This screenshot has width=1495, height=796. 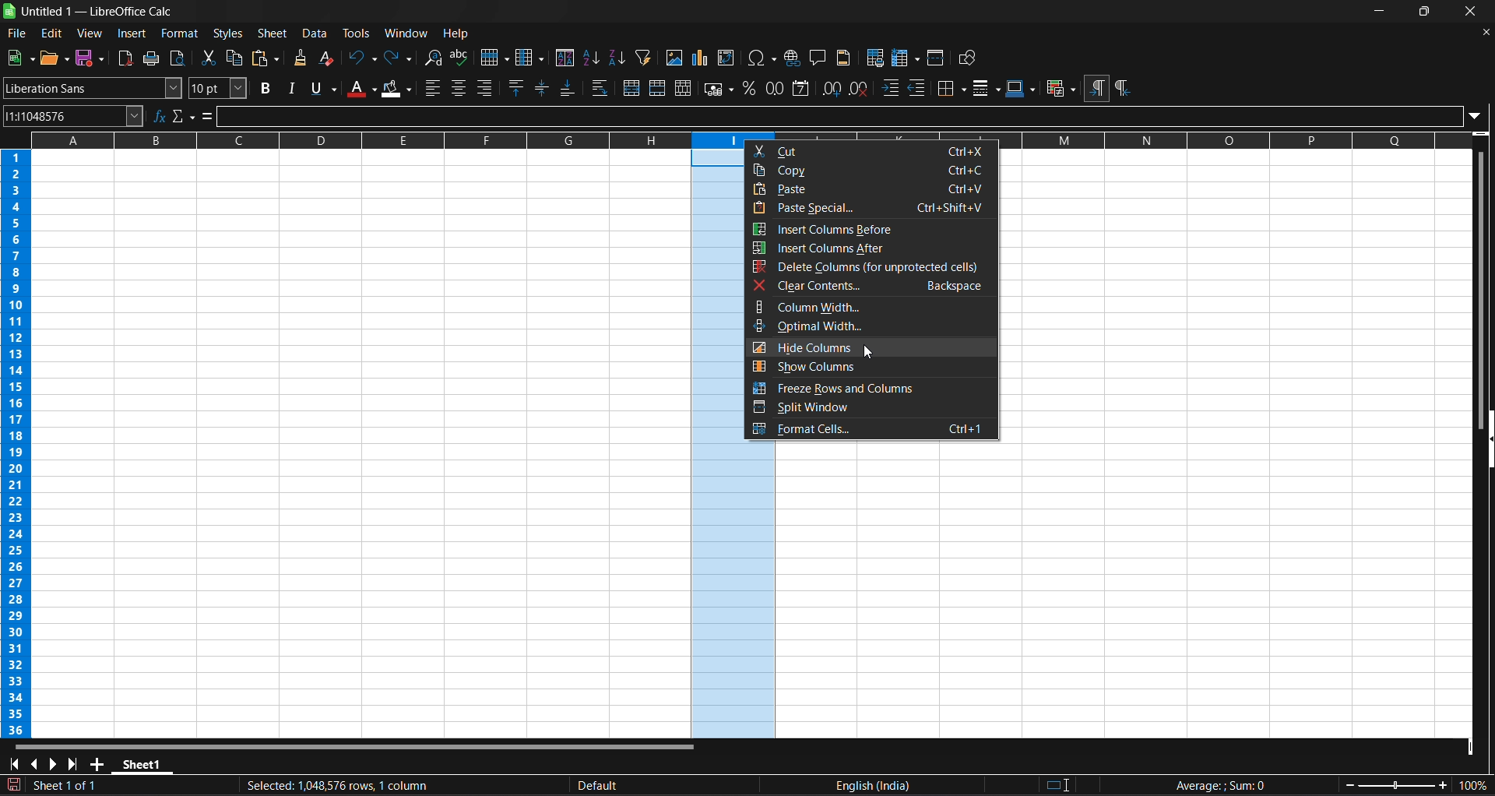 What do you see at coordinates (93, 58) in the screenshot?
I see `save` at bounding box center [93, 58].